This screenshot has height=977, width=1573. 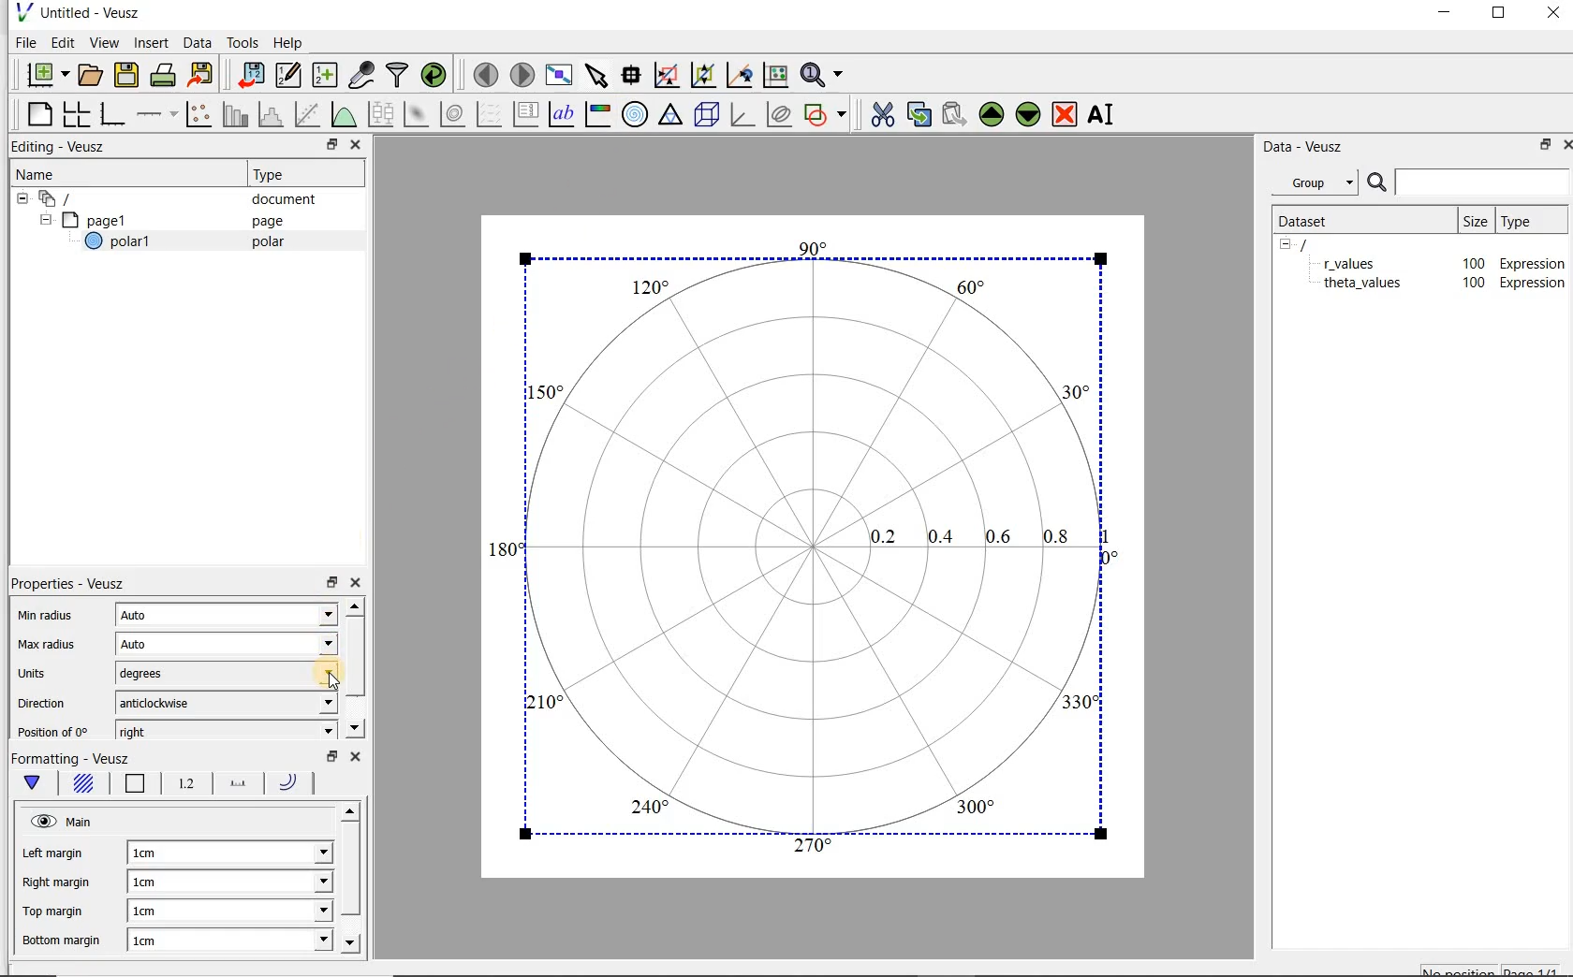 I want to click on add an axis to a plot, so click(x=158, y=114).